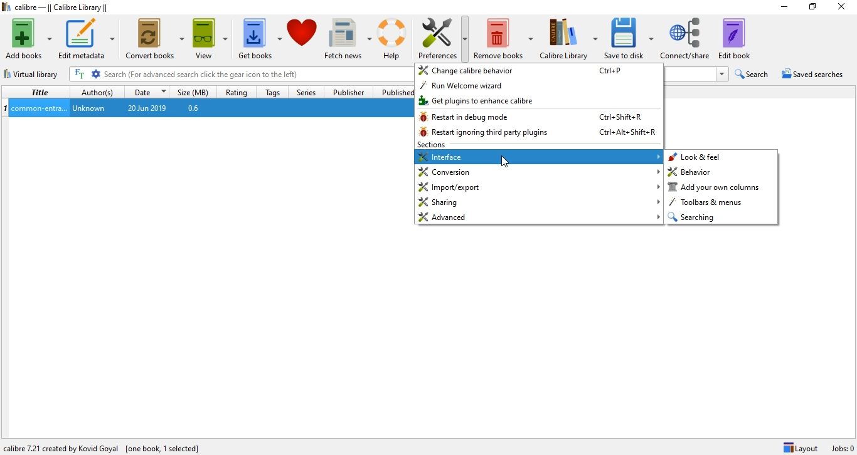  I want to click on calibre - || Calibre Library ||, so click(58, 8).